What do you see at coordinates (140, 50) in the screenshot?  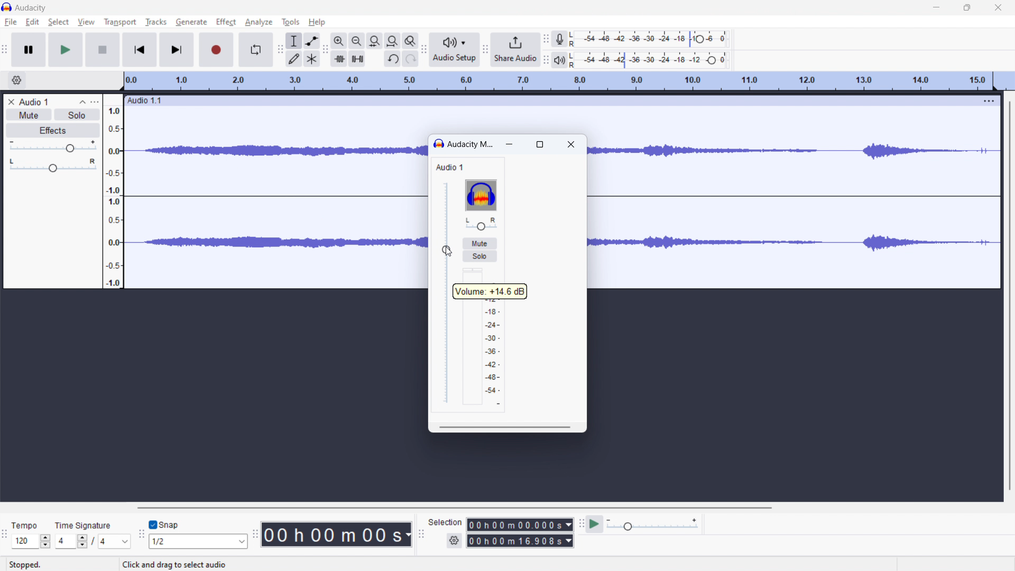 I see `skip to start` at bounding box center [140, 50].